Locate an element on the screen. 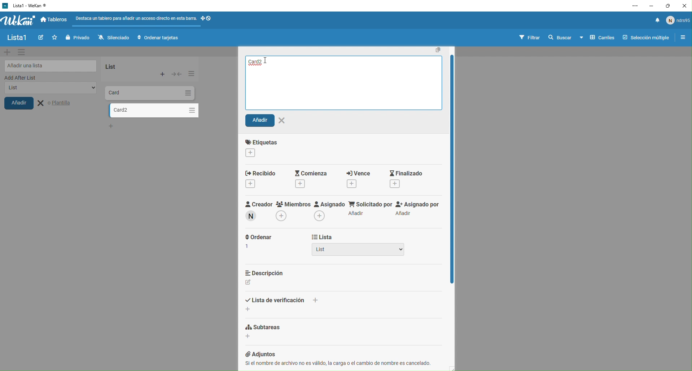  etiquette is located at coordinates (275, 147).